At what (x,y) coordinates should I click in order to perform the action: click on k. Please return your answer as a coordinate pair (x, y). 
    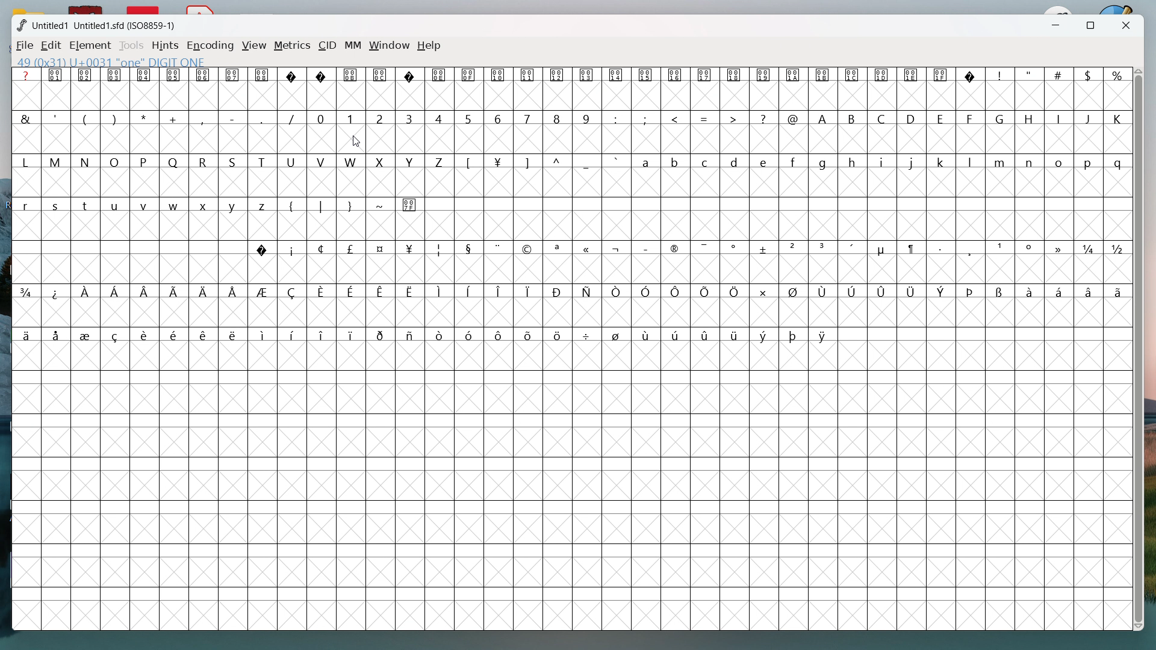
    Looking at the image, I should click on (942, 161).